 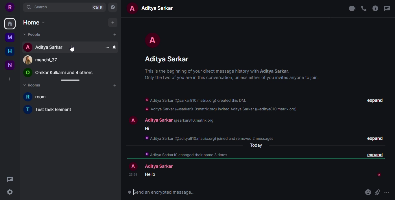 What do you see at coordinates (388, 8) in the screenshot?
I see `threads` at bounding box center [388, 8].